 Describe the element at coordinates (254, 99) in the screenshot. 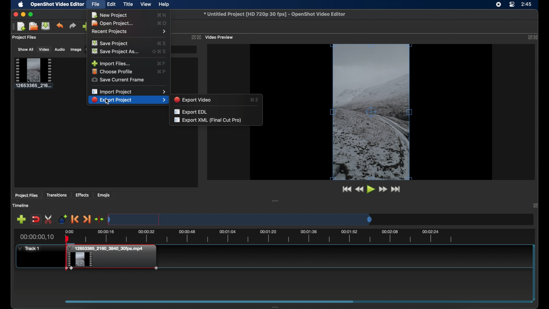

I see `export video shortcut` at that location.